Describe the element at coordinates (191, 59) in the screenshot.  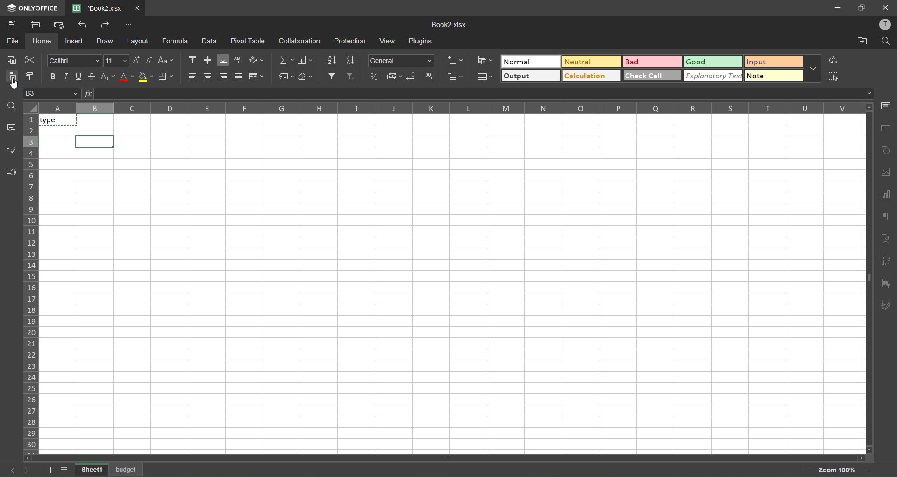
I see `align top` at that location.